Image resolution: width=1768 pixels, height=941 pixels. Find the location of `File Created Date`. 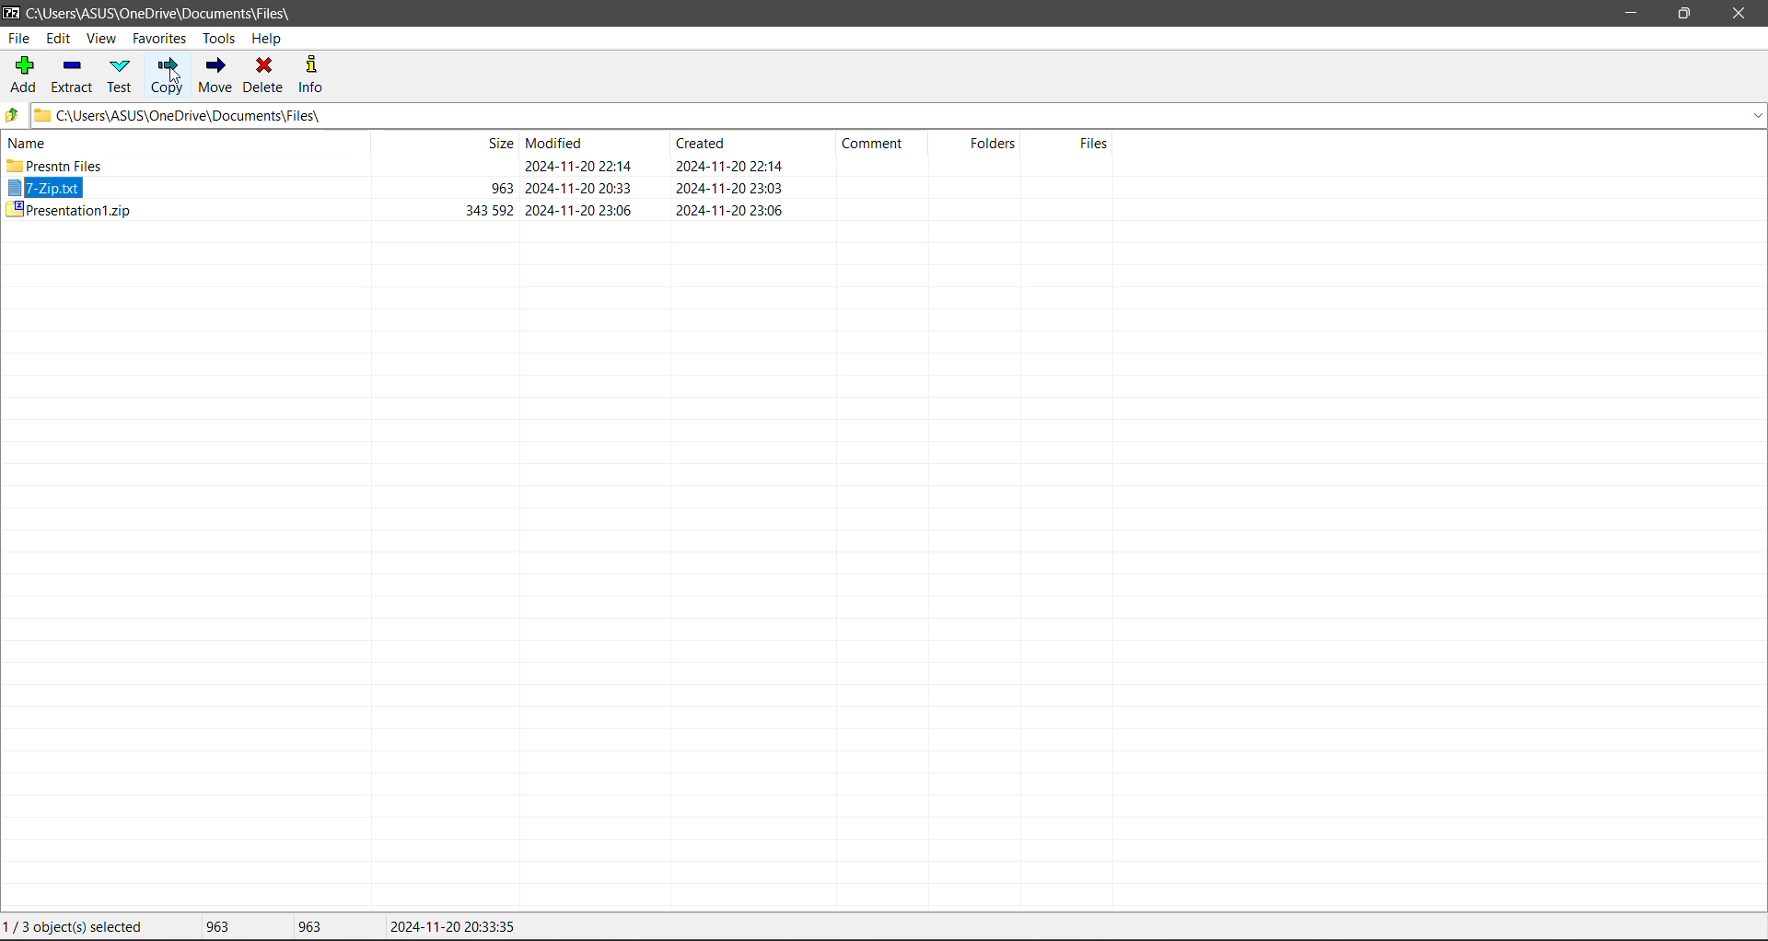

File Created Date is located at coordinates (730, 177).